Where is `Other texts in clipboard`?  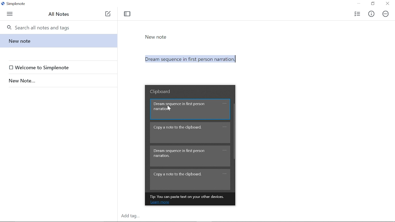 Other texts in clipboard is located at coordinates (190, 157).